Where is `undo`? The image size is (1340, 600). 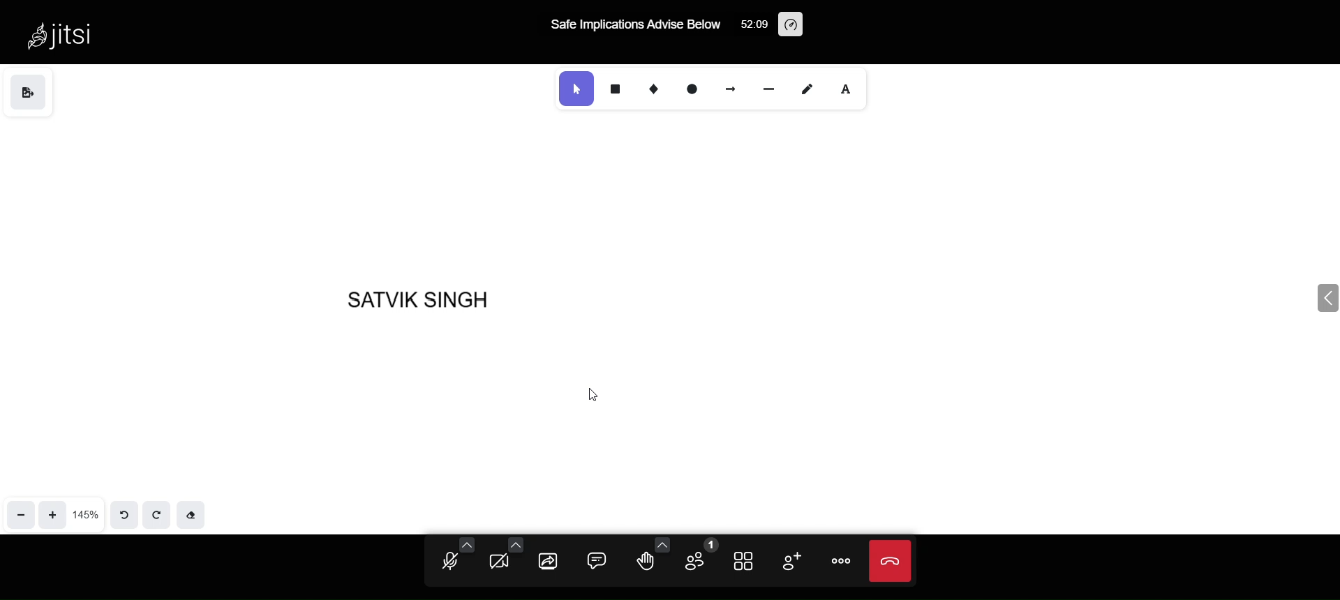 undo is located at coordinates (121, 513).